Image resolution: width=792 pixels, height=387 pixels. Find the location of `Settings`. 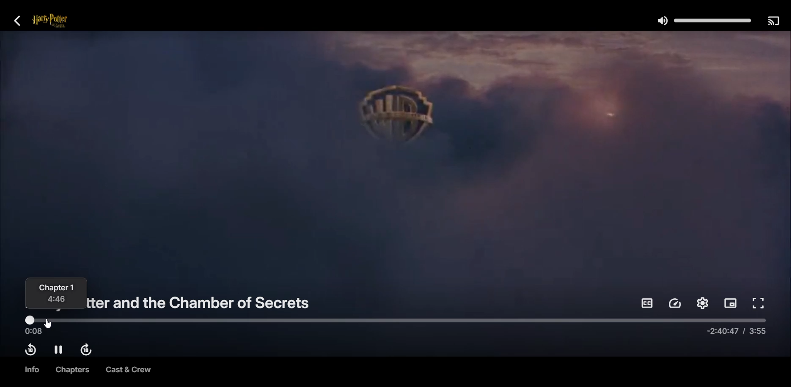

Settings is located at coordinates (702, 303).